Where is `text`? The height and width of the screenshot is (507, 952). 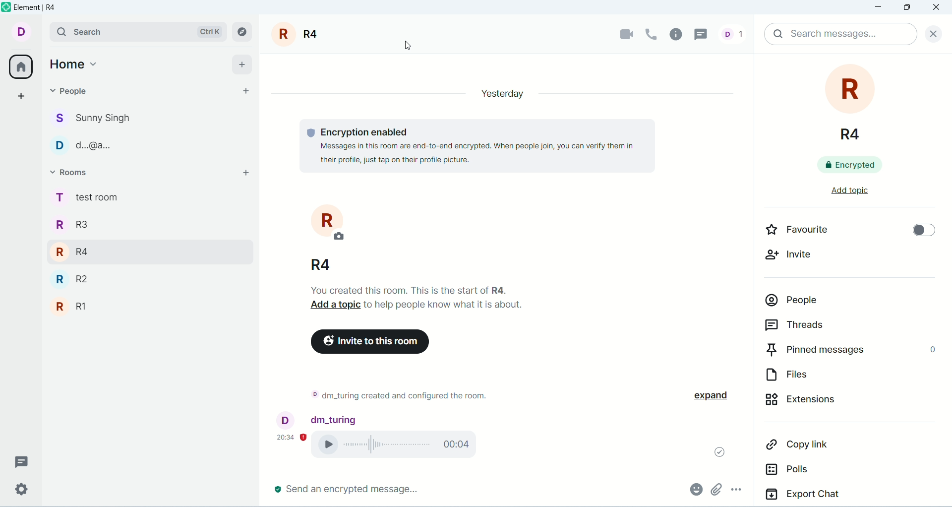 text is located at coordinates (466, 145).